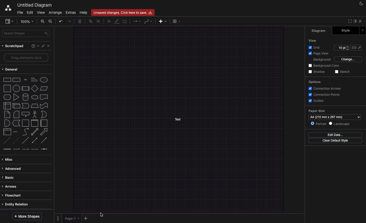 This screenshot has height=223, width=366. I want to click on Arrows, so click(137, 22).